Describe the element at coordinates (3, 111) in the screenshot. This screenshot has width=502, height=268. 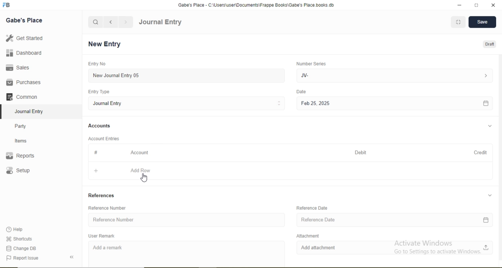
I see `selected` at that location.